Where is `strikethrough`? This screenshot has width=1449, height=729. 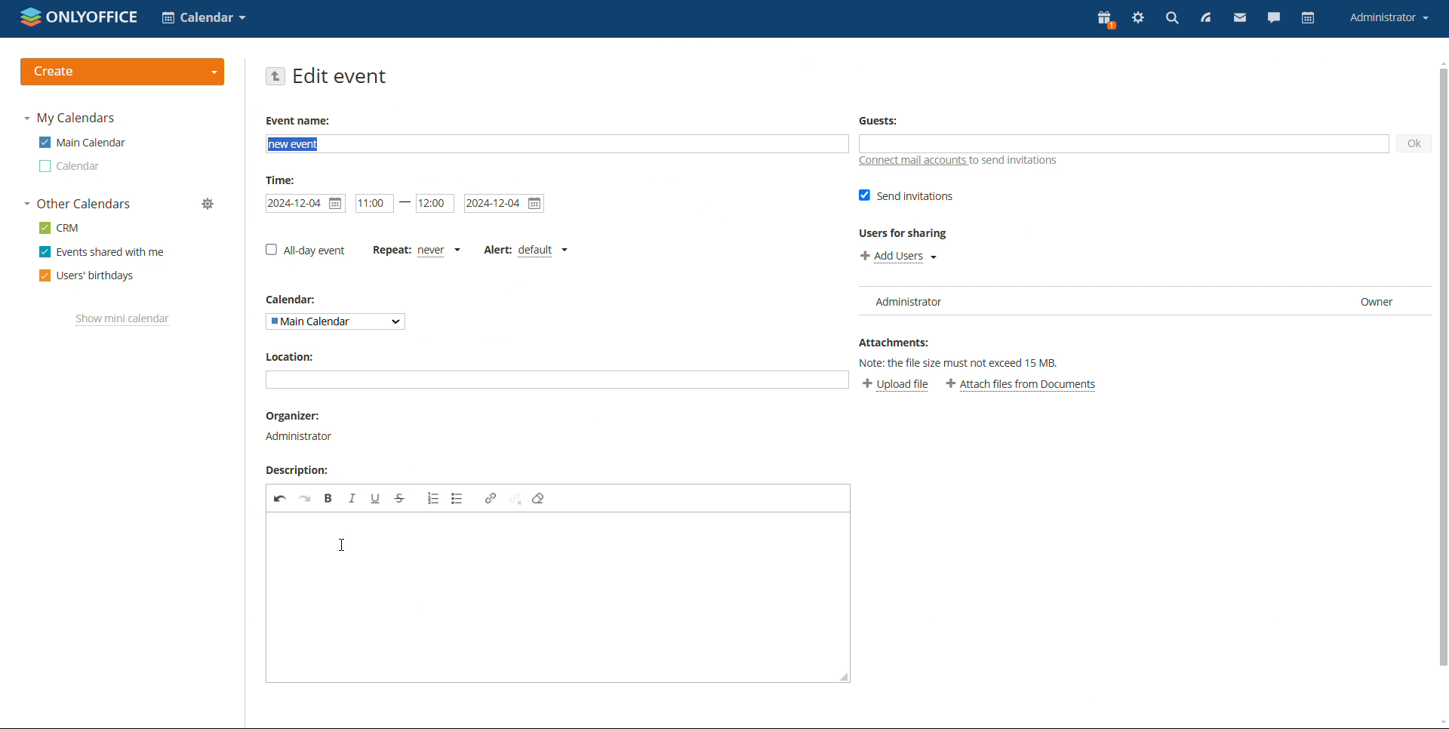
strikethrough is located at coordinates (400, 497).